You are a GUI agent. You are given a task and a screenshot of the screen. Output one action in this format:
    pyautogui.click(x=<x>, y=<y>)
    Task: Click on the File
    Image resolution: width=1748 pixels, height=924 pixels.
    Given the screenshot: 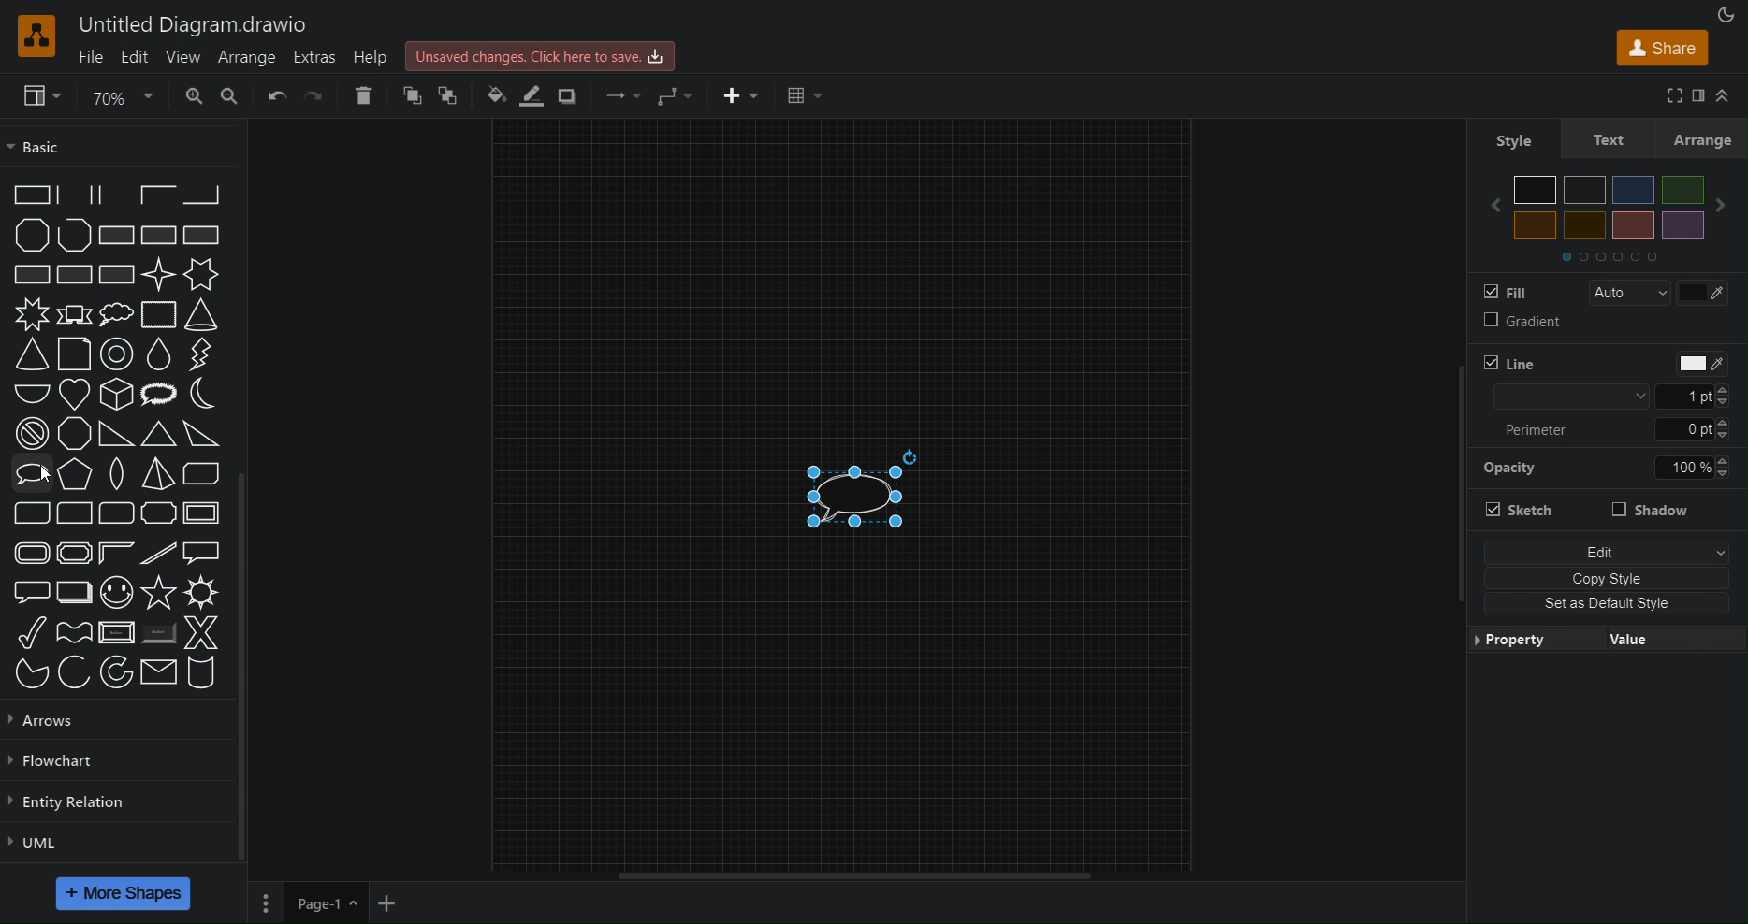 What is the action you would take?
    pyautogui.click(x=90, y=56)
    